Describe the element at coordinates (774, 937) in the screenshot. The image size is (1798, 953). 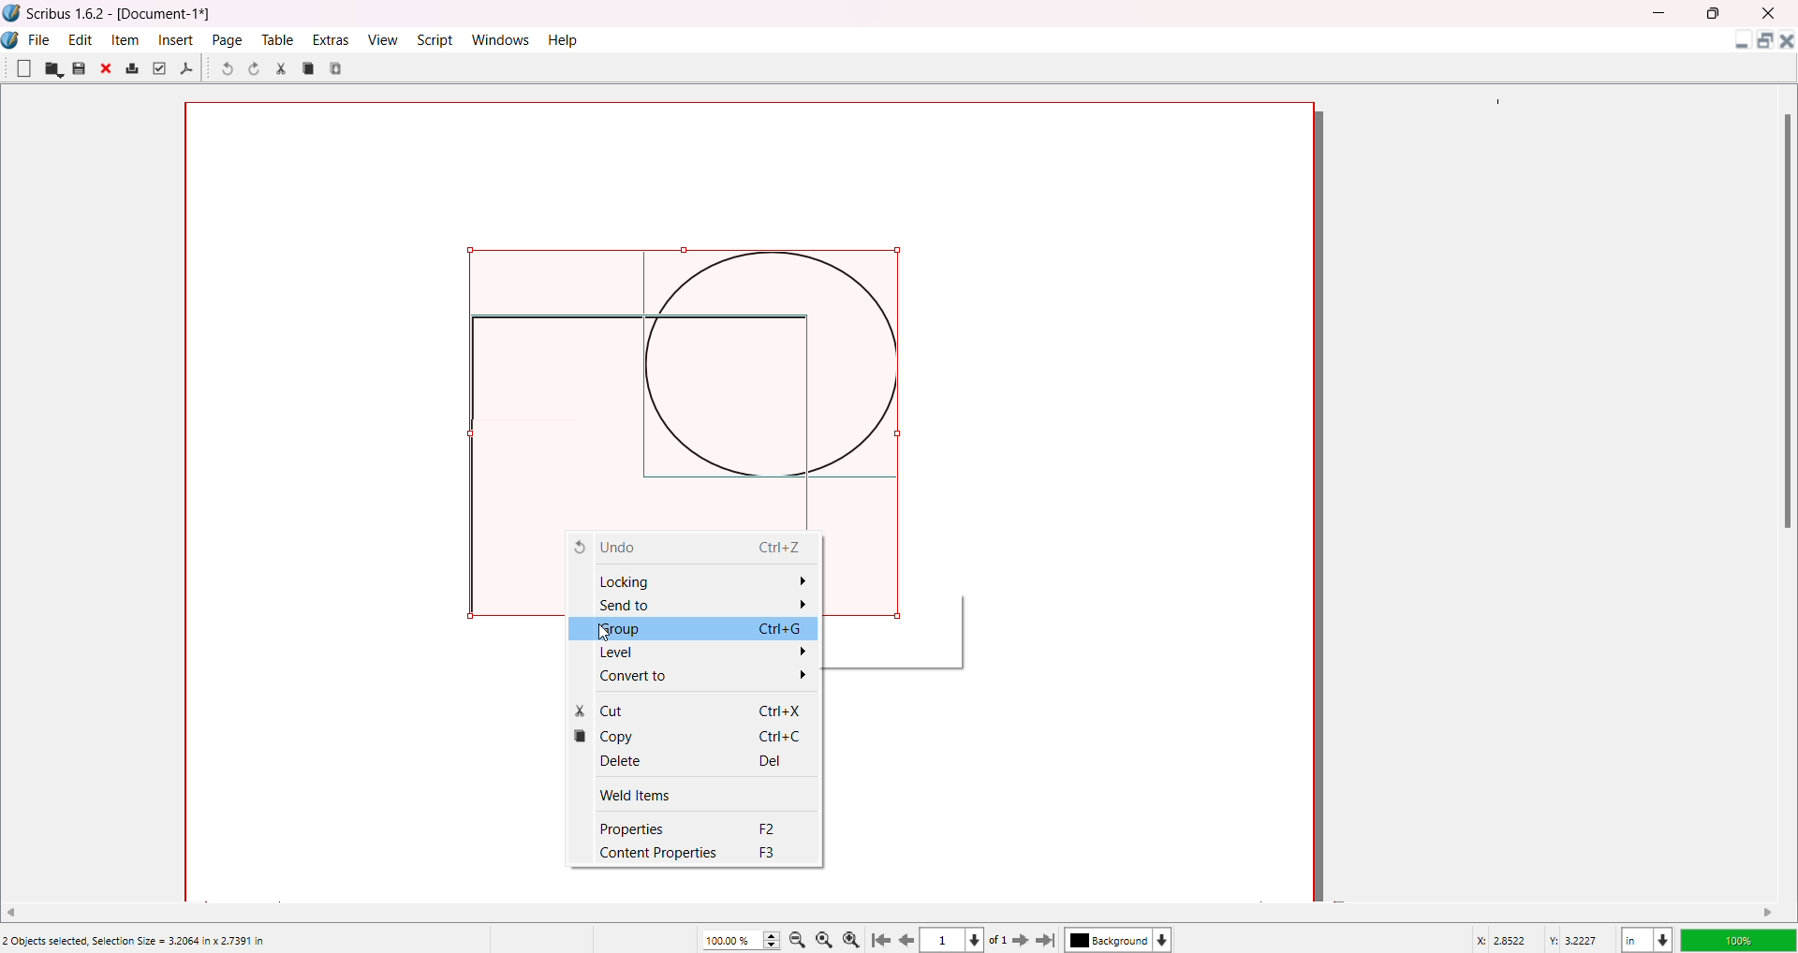
I see `Zoom Increase/Decrease` at that location.